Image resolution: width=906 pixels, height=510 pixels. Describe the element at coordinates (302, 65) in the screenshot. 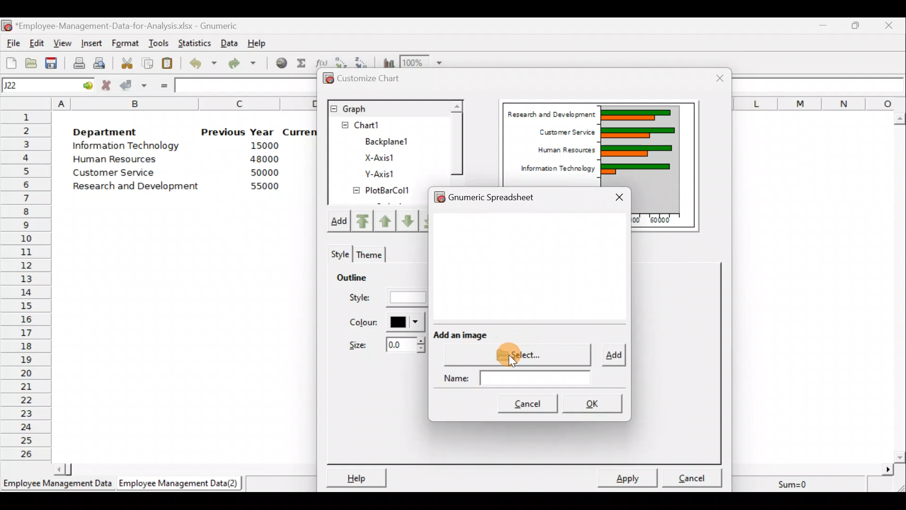

I see `Sum into the current cell` at that location.